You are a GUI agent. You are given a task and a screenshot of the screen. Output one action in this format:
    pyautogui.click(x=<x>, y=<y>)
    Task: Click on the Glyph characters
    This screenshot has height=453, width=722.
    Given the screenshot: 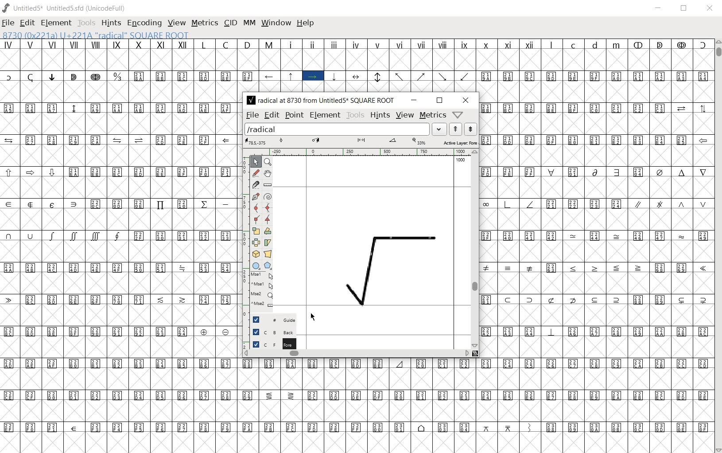 What is the action you would take?
    pyautogui.click(x=475, y=406)
    